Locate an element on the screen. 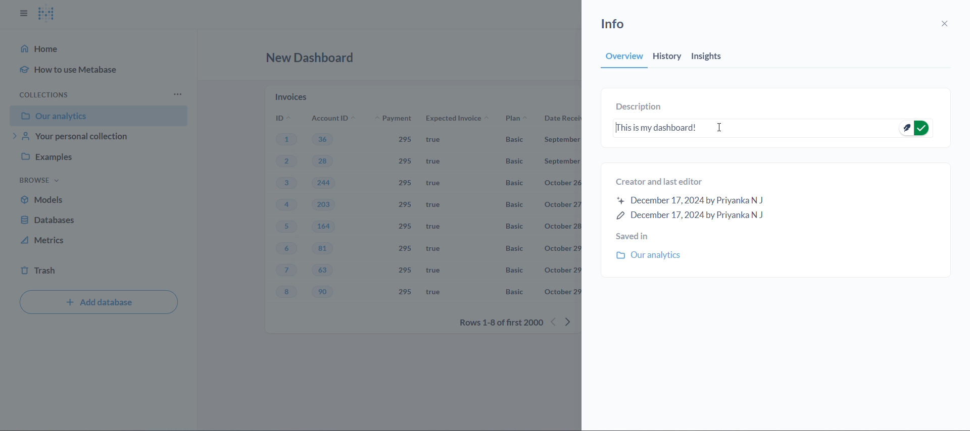 The image size is (970, 431). invoices is located at coordinates (293, 95).